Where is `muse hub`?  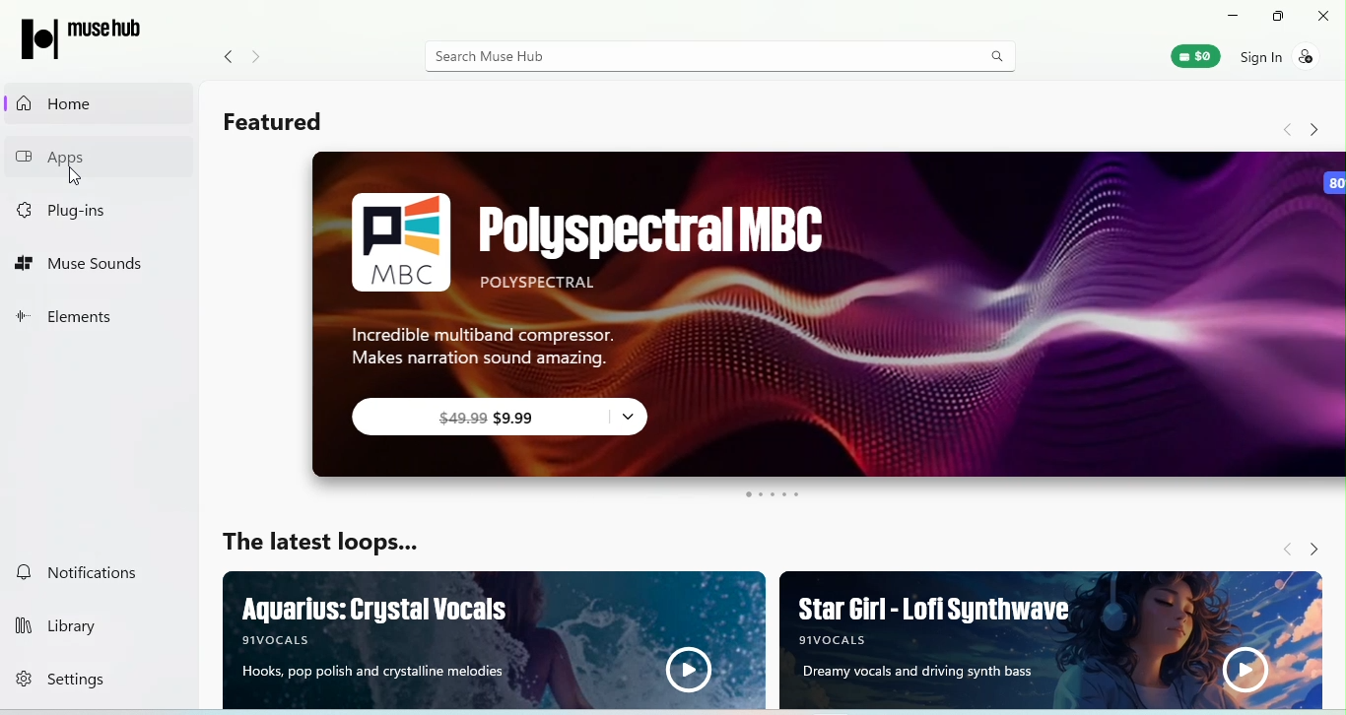 muse hub is located at coordinates (91, 38).